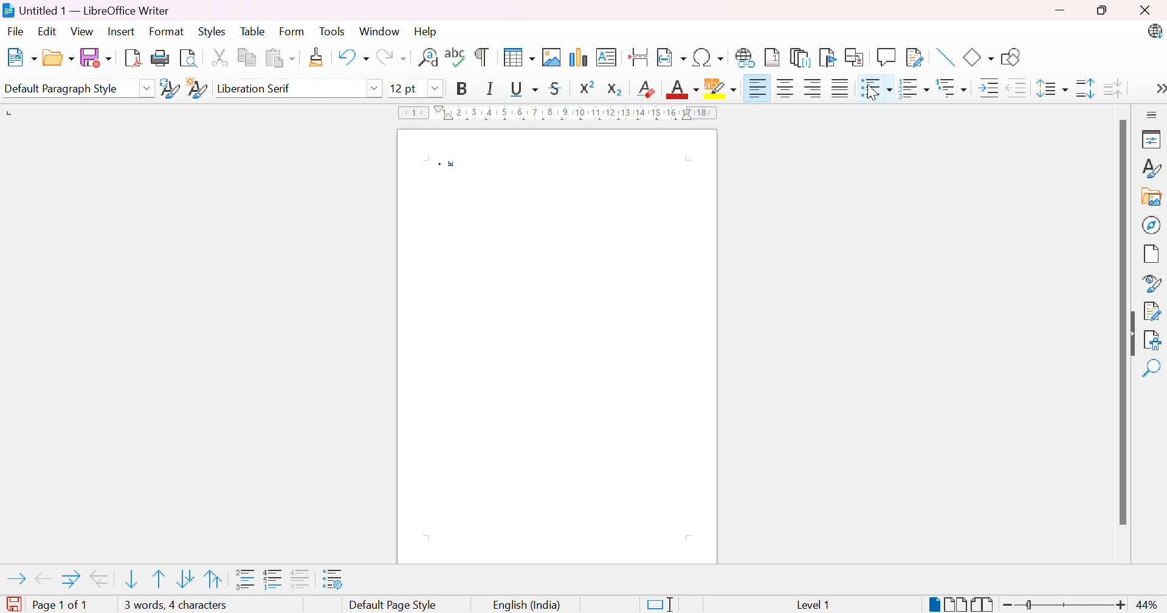 This screenshot has height=613, width=1167. What do you see at coordinates (641, 56) in the screenshot?
I see `Inset page break` at bounding box center [641, 56].